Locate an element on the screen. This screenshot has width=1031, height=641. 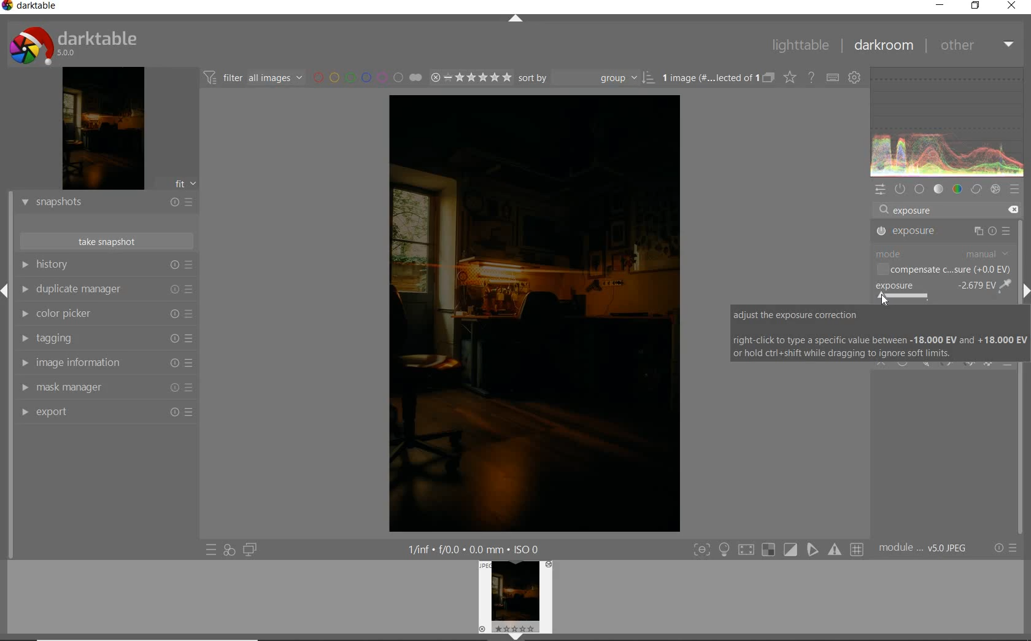
color is located at coordinates (958, 188).